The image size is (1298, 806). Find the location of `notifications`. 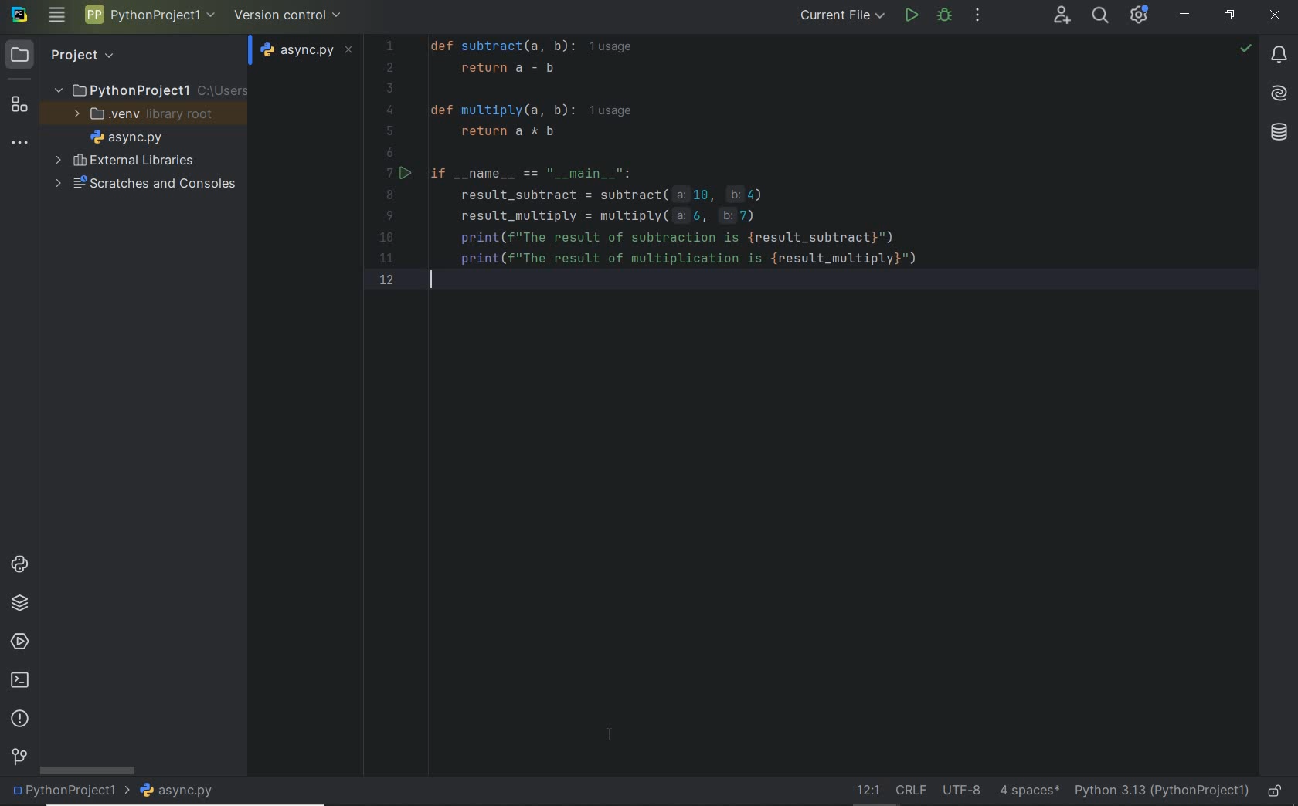

notifications is located at coordinates (1279, 56).